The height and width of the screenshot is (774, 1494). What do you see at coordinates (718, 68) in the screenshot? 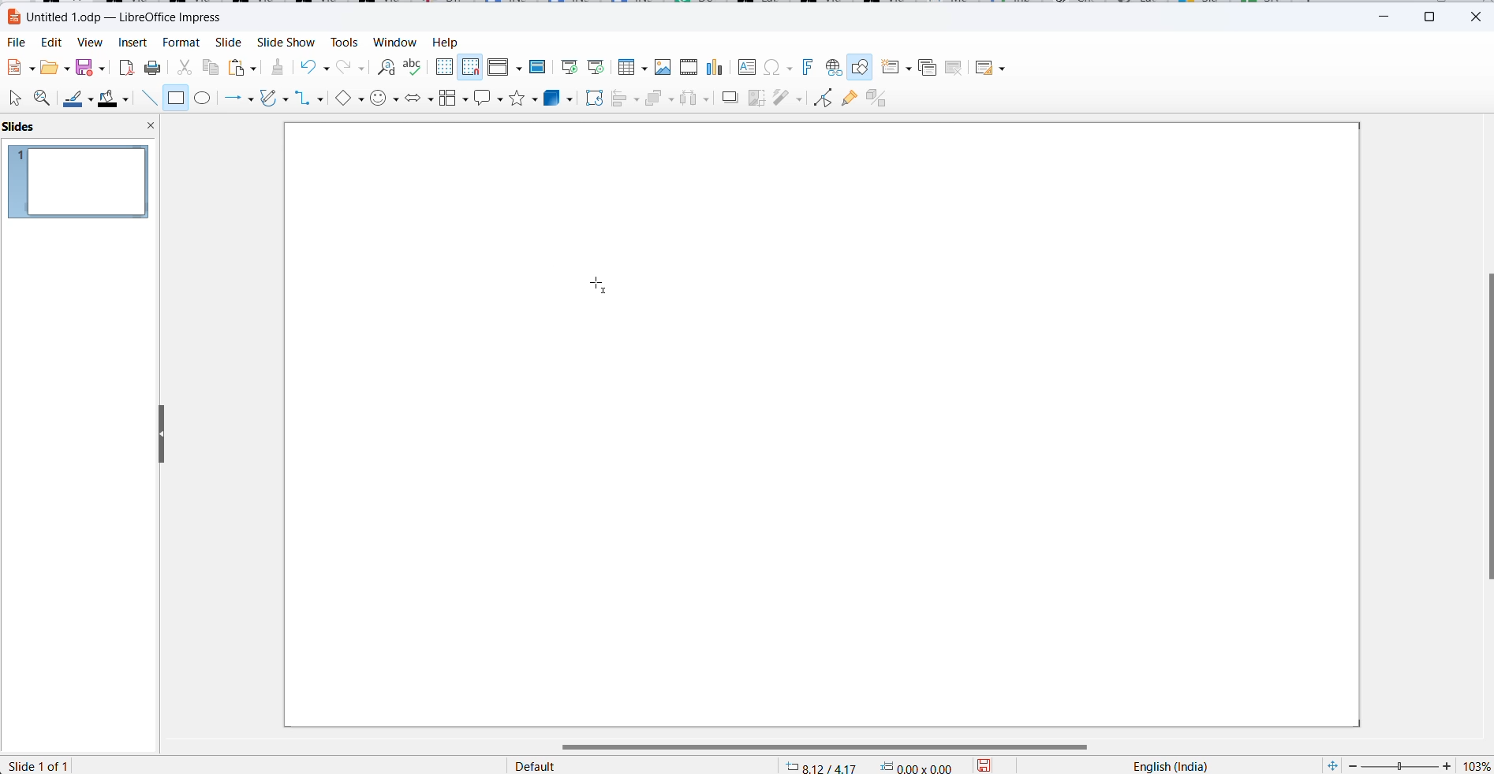
I see `Insert charts` at bounding box center [718, 68].